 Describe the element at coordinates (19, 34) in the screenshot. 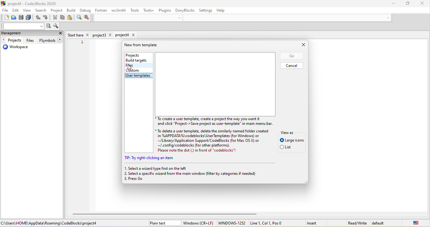

I see `management` at that location.